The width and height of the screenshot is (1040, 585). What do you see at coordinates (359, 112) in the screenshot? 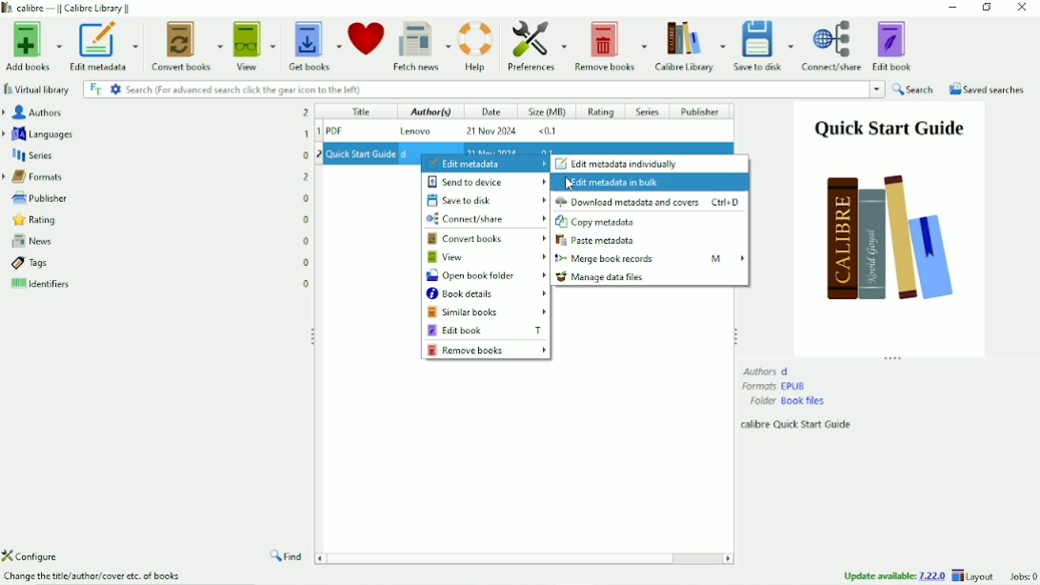
I see `Title` at bounding box center [359, 112].